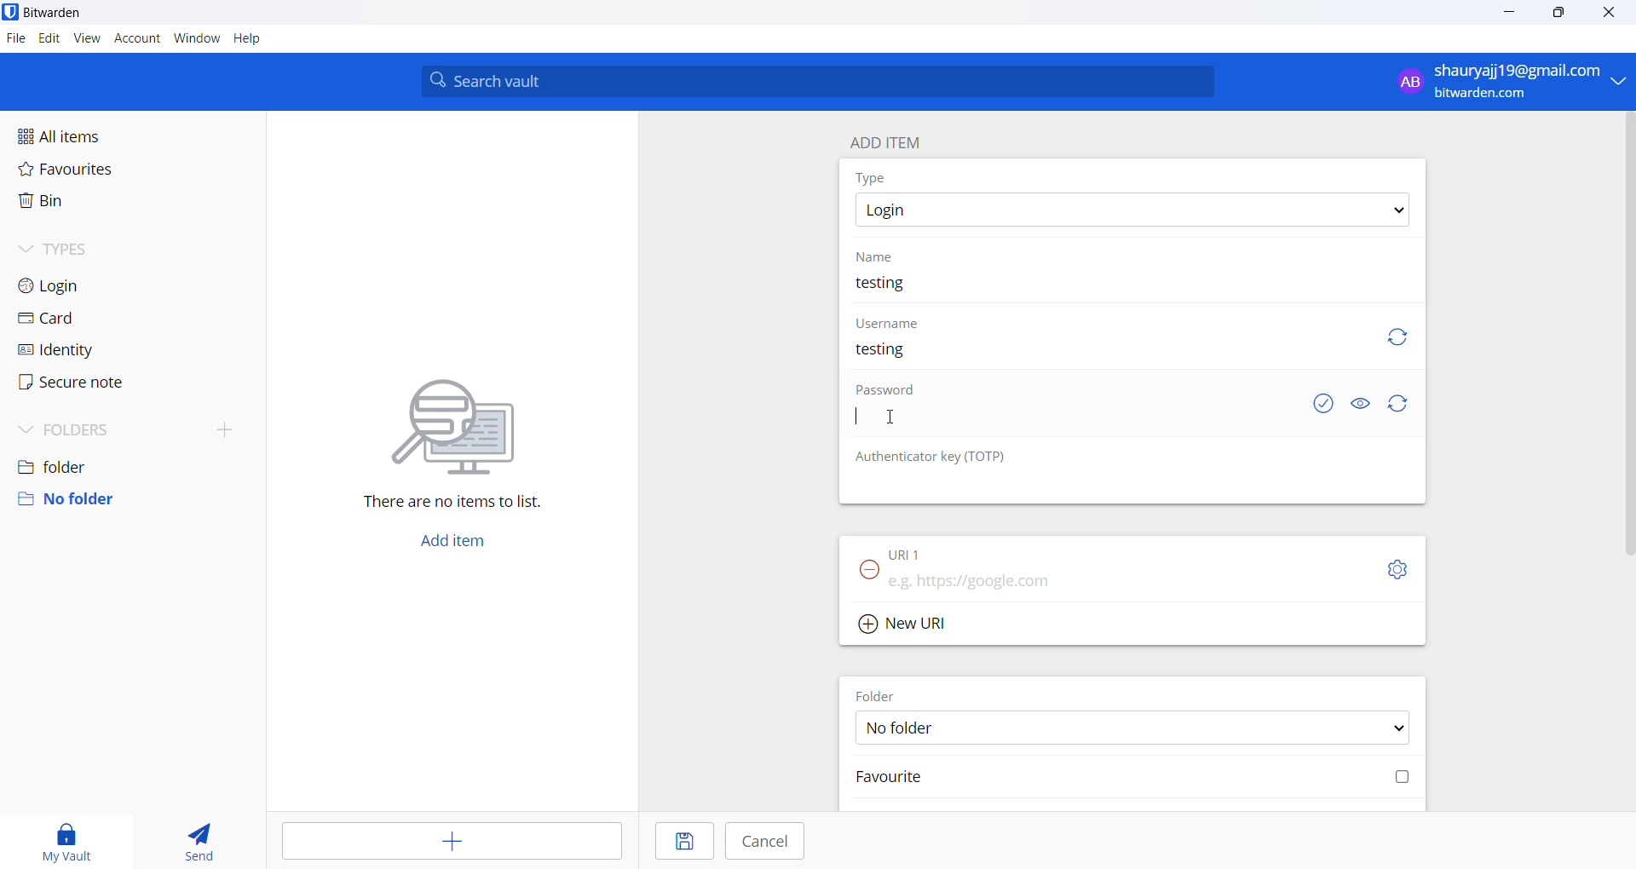  Describe the element at coordinates (886, 138) in the screenshot. I see `add item heading` at that location.